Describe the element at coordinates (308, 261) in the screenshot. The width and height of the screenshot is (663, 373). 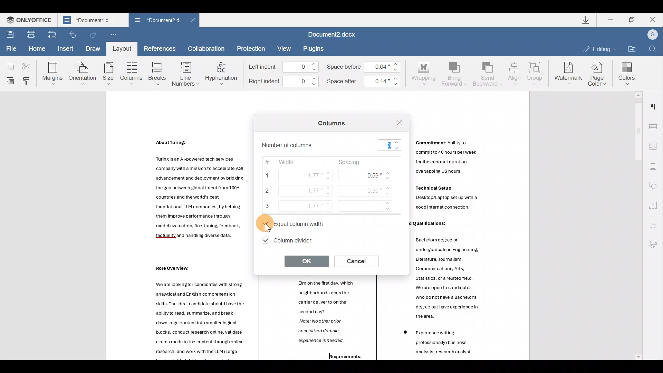
I see `OK` at that location.